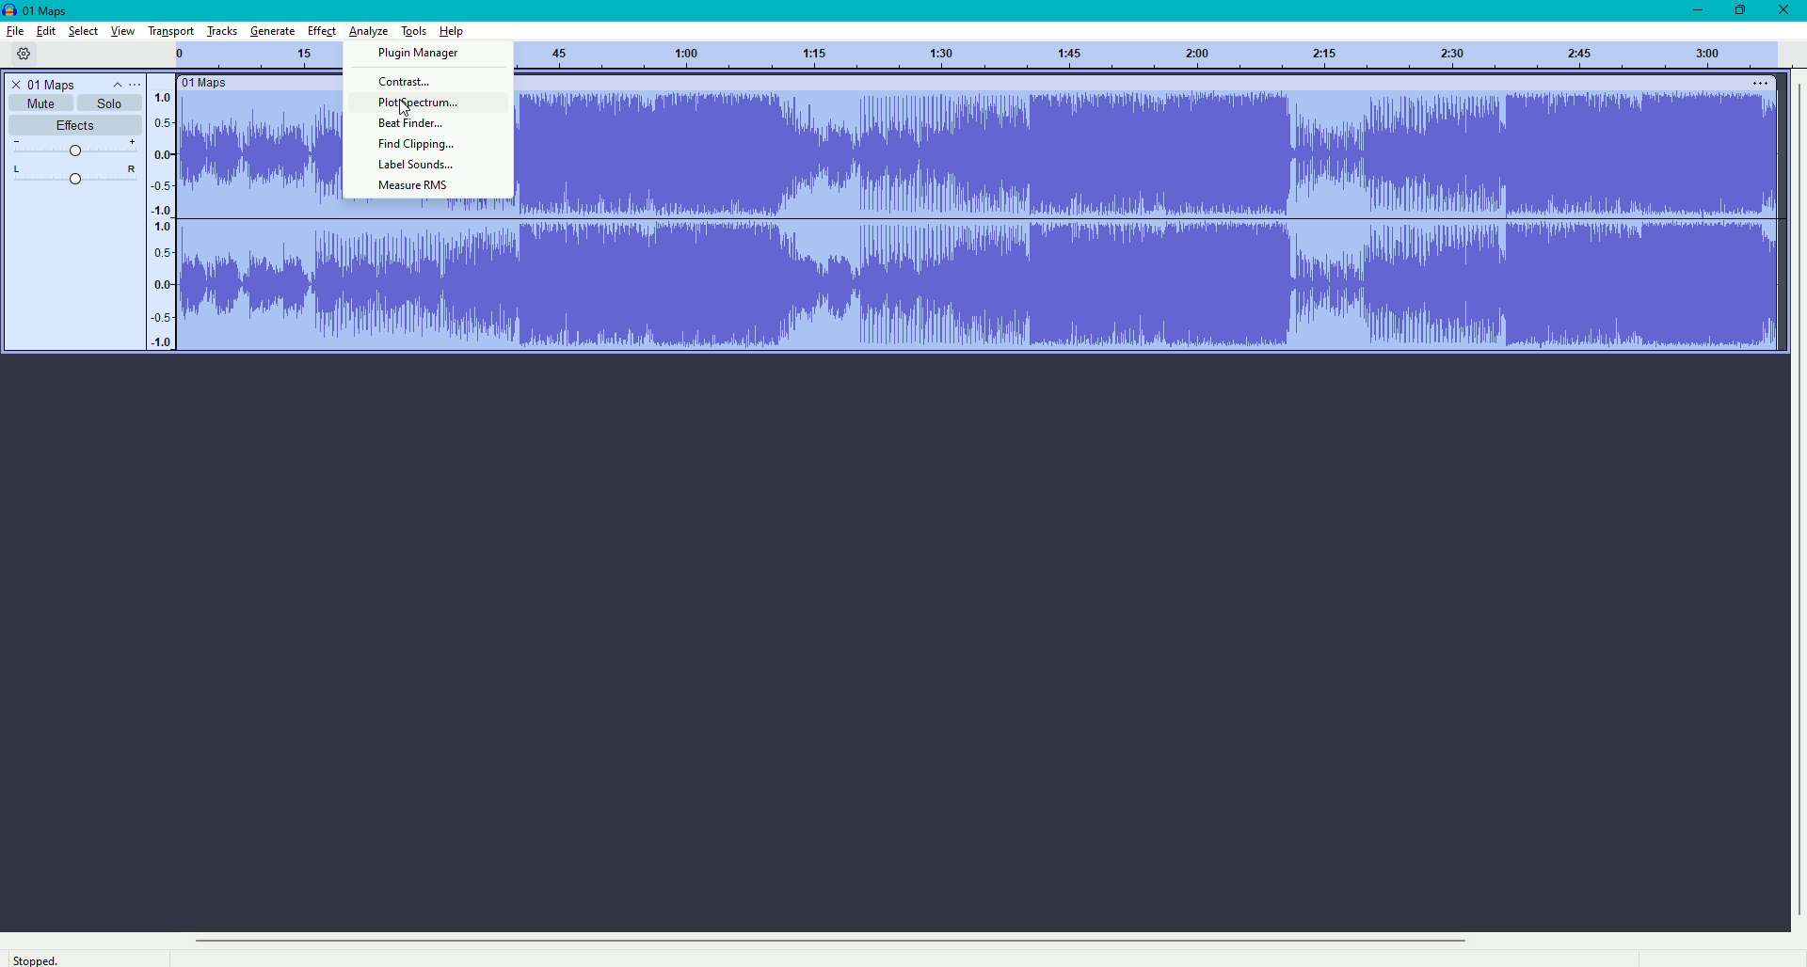  I want to click on Help, so click(448, 30).